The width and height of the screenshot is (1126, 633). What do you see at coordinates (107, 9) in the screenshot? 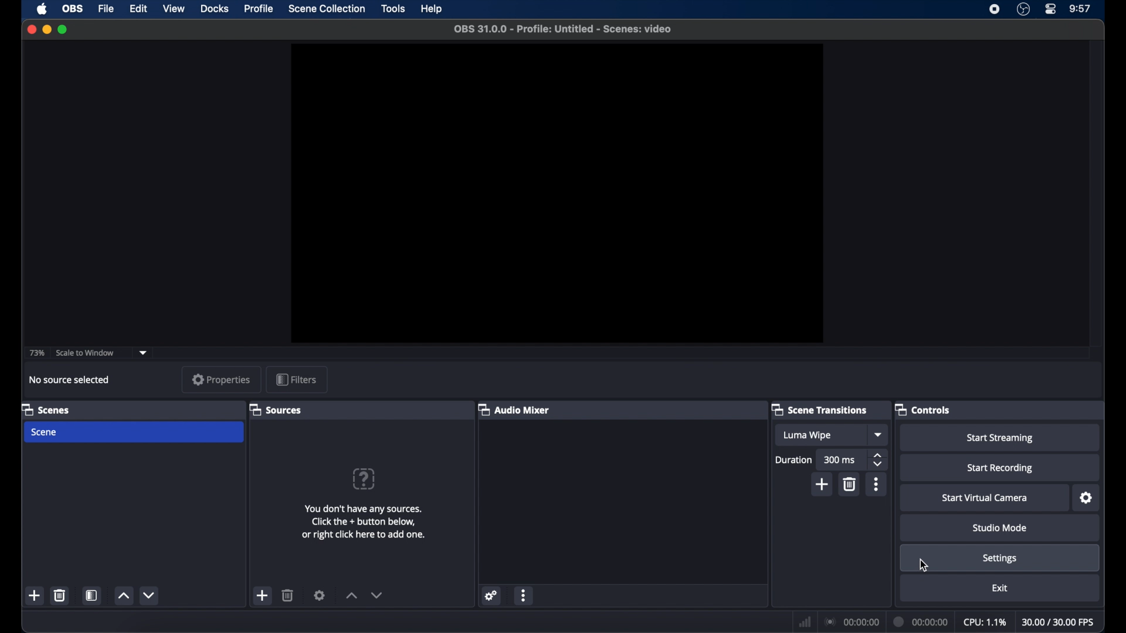
I see `file` at bounding box center [107, 9].